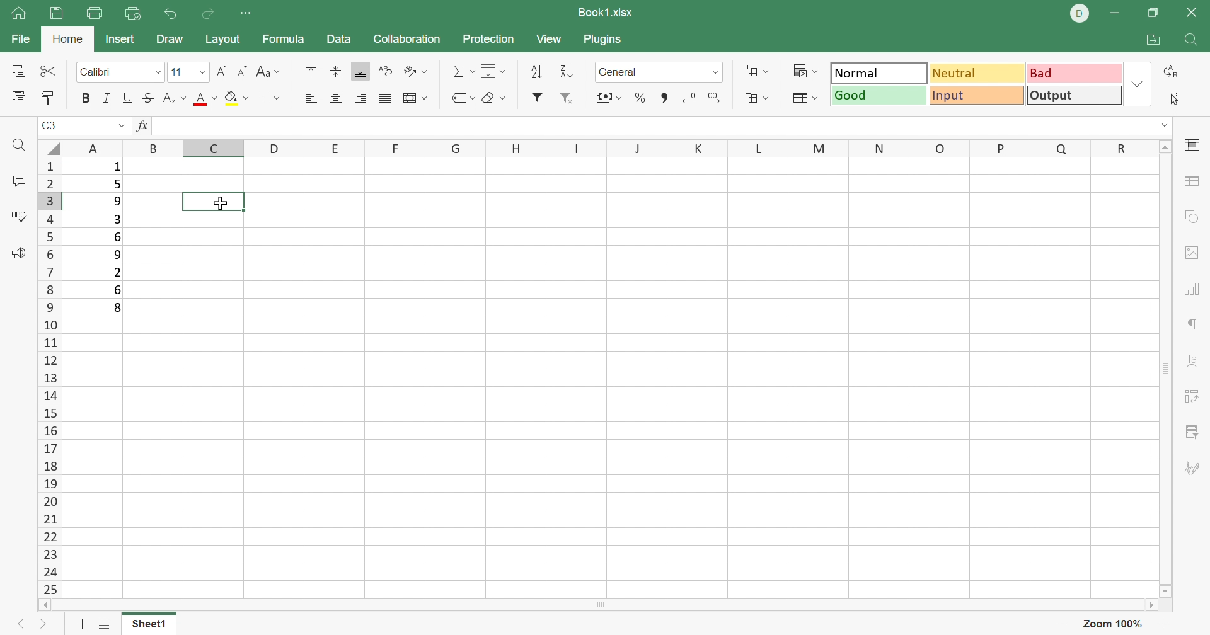  Describe the element at coordinates (1196, 324) in the screenshot. I see `paragraph settings` at that location.